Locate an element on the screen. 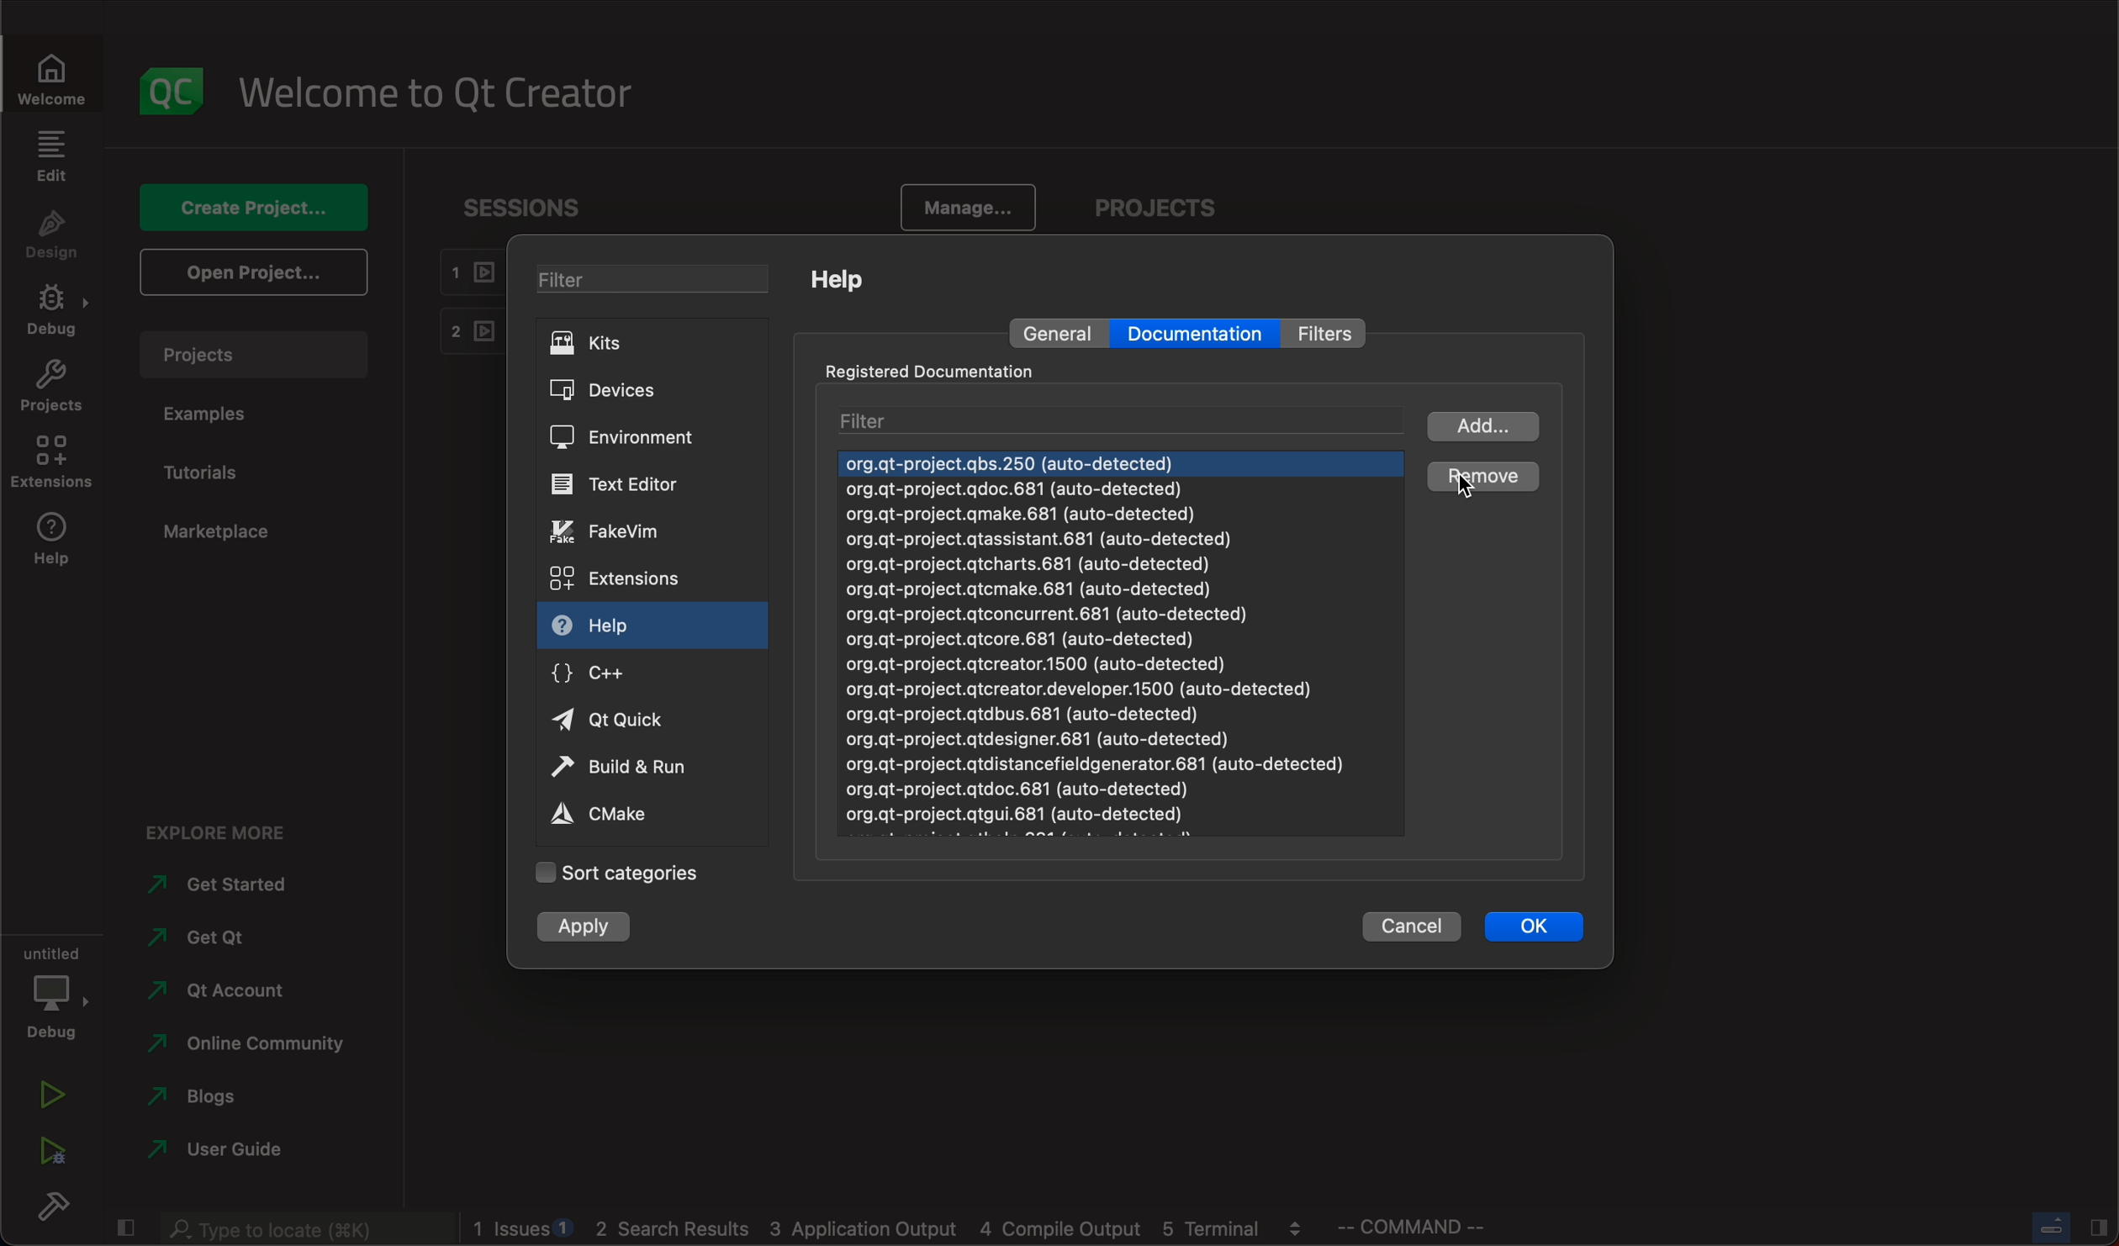 The height and width of the screenshot is (1246, 2119). edit is located at coordinates (56, 161).